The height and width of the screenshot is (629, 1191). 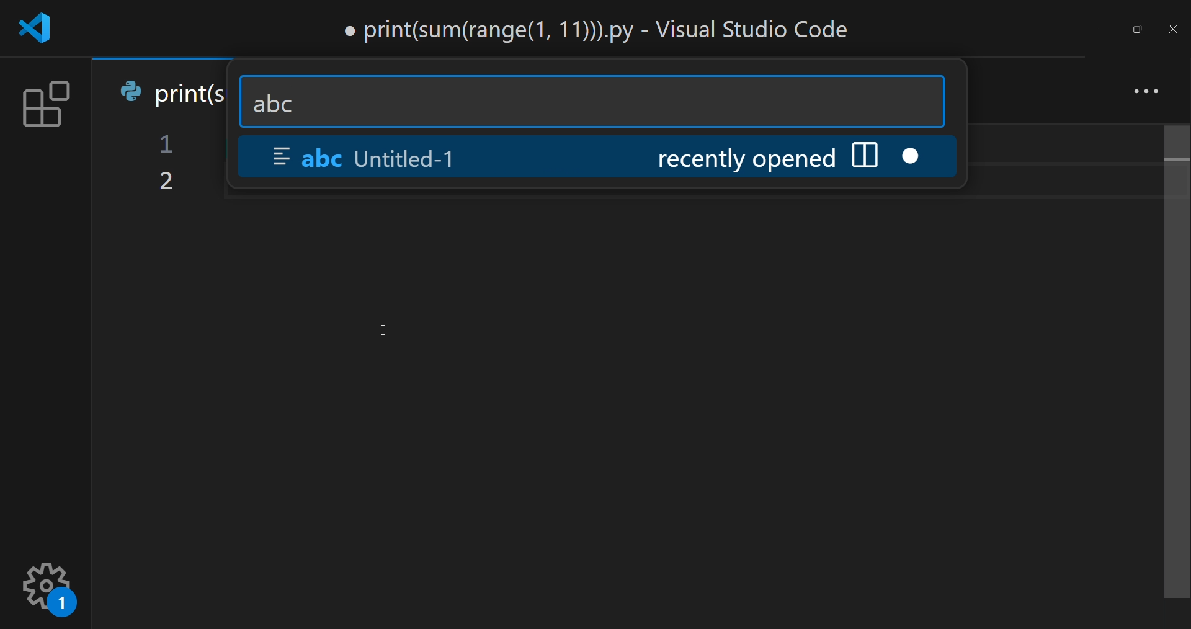 I want to click on 2, so click(x=165, y=181).